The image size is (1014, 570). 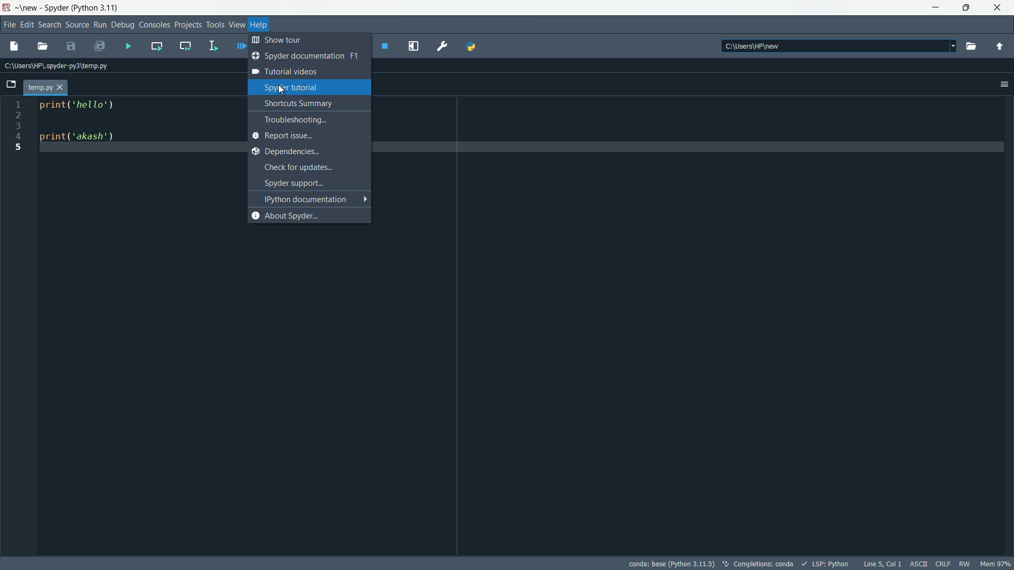 What do you see at coordinates (965, 564) in the screenshot?
I see `rw` at bounding box center [965, 564].